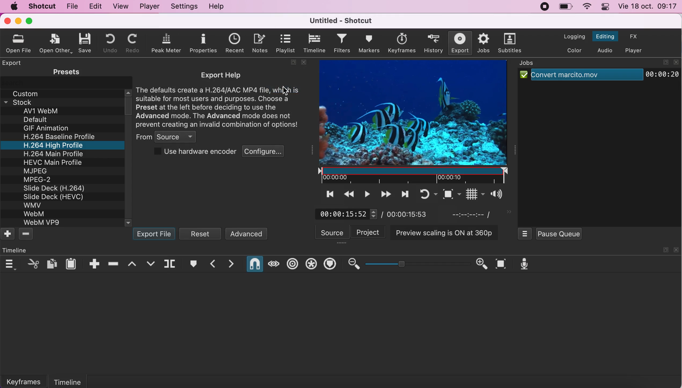 This screenshot has height=388, width=682. Describe the element at coordinates (247, 233) in the screenshot. I see `advanced` at that location.